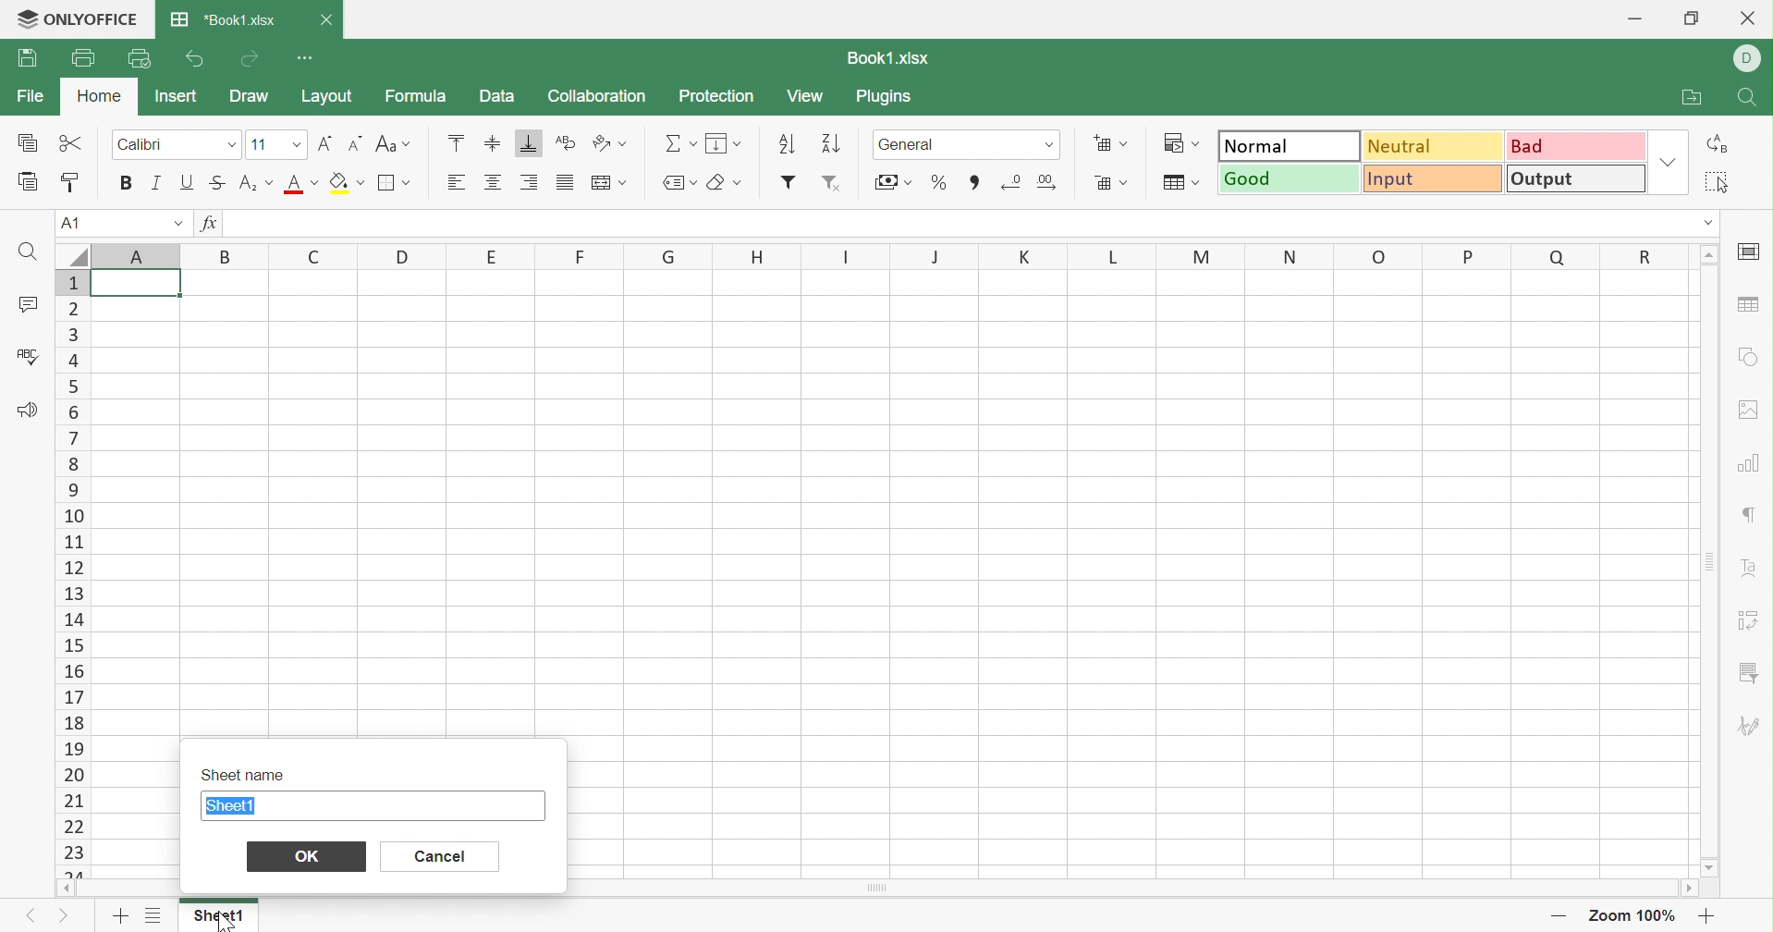  I want to click on numer formats, so click(1043, 145).